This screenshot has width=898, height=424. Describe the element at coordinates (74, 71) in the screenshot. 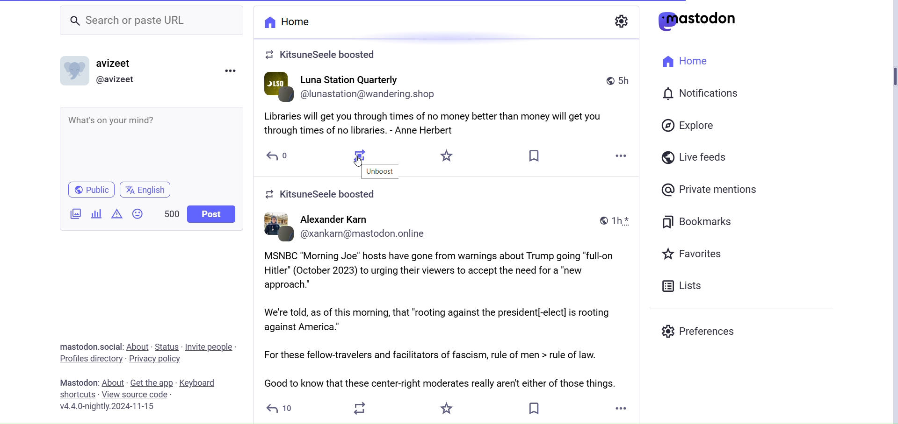

I see `Profile` at that location.